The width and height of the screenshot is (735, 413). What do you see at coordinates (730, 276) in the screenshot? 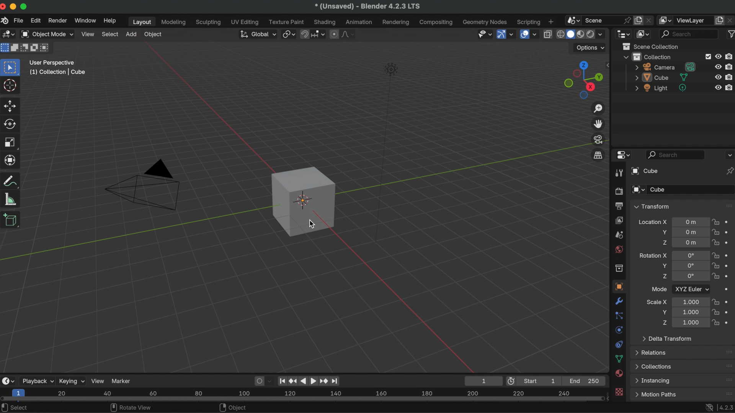
I see `animate property` at bounding box center [730, 276].